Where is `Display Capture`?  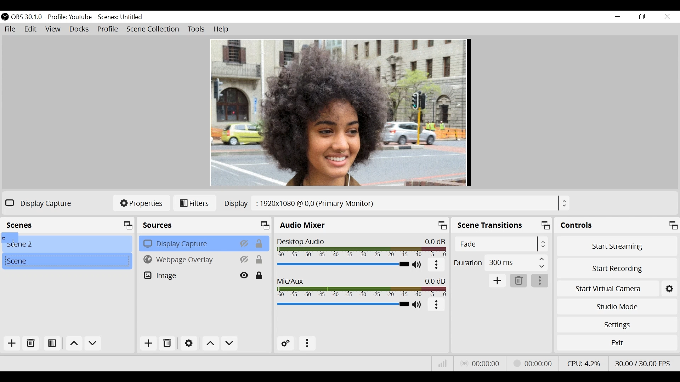
Display Capture is located at coordinates (187, 243).